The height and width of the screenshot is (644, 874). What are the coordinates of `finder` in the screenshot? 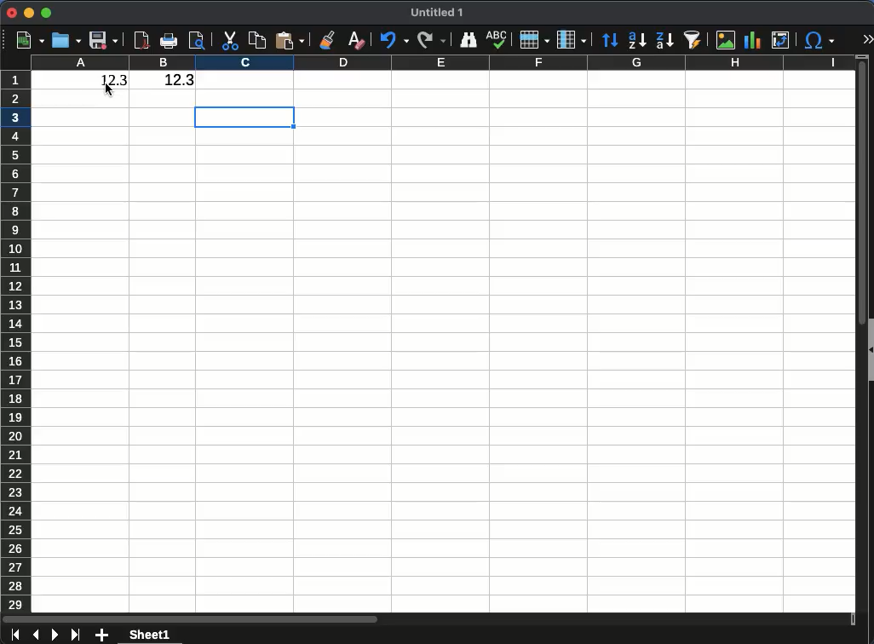 It's located at (468, 40).